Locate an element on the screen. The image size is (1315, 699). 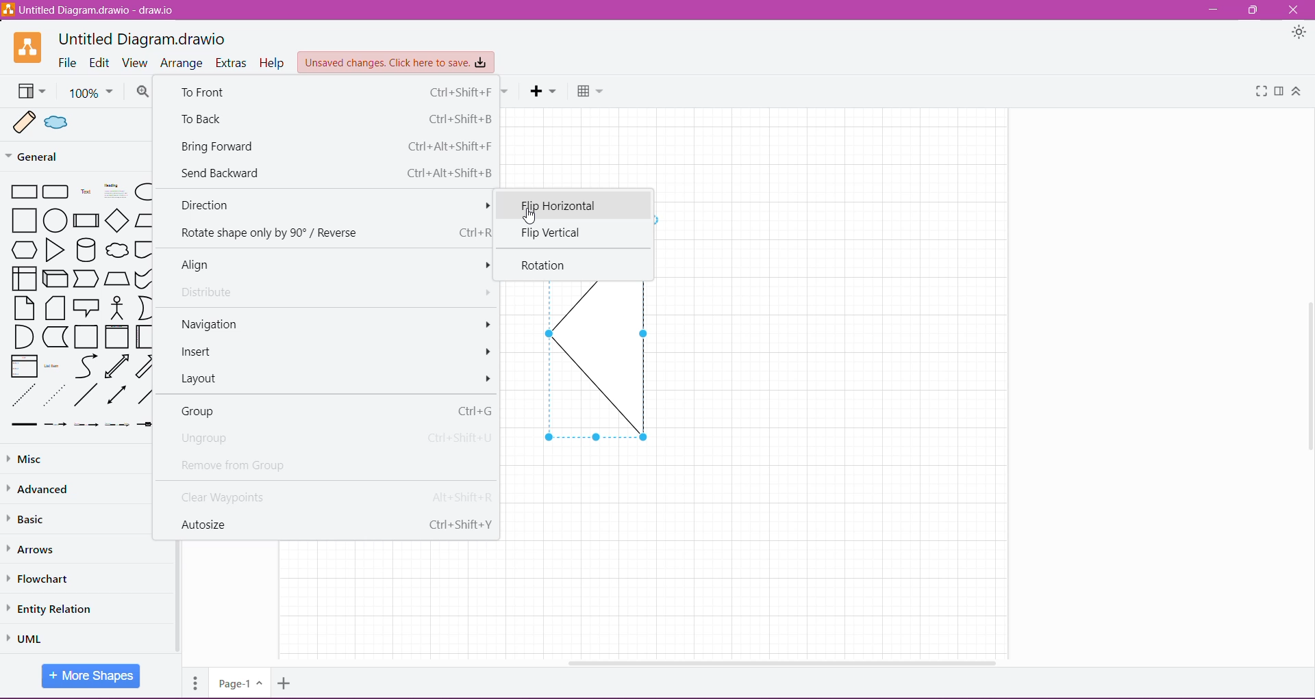
Minimize is located at coordinates (1212, 10).